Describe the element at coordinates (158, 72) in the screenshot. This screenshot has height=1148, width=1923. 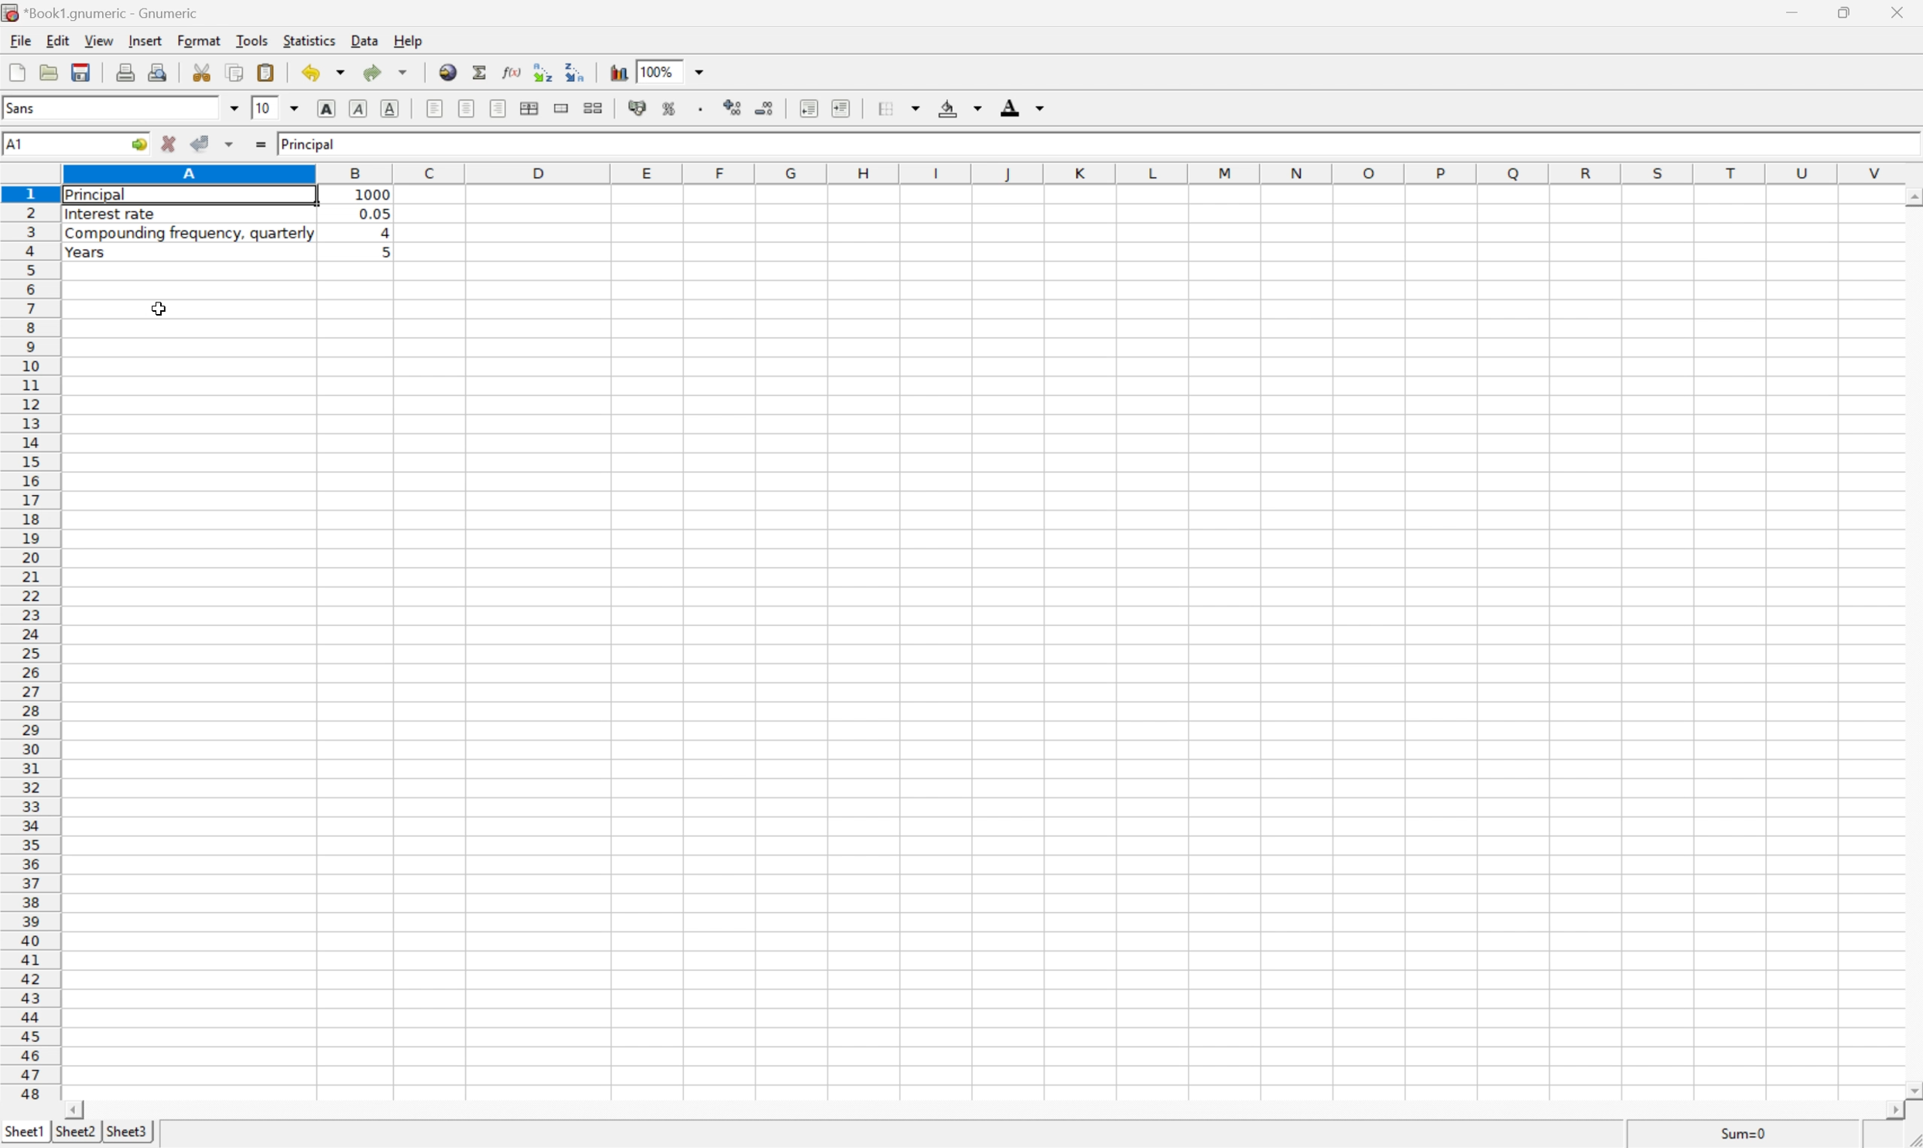
I see `print preview` at that location.